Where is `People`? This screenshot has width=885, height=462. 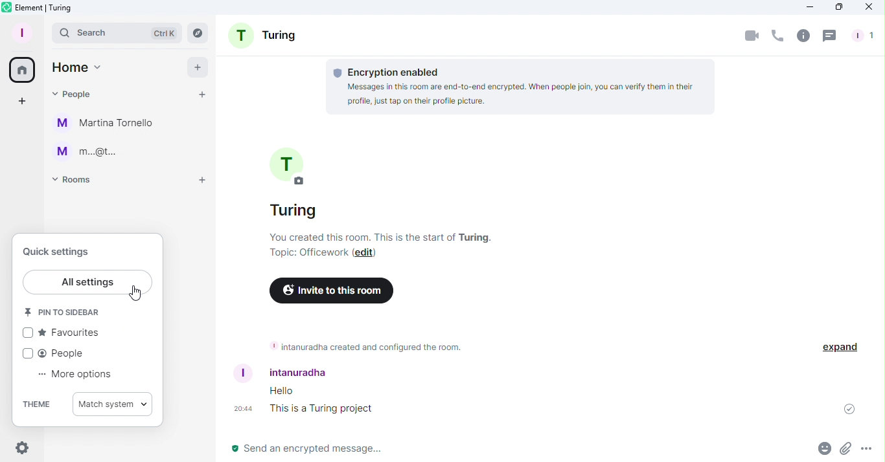
People is located at coordinates (866, 34).